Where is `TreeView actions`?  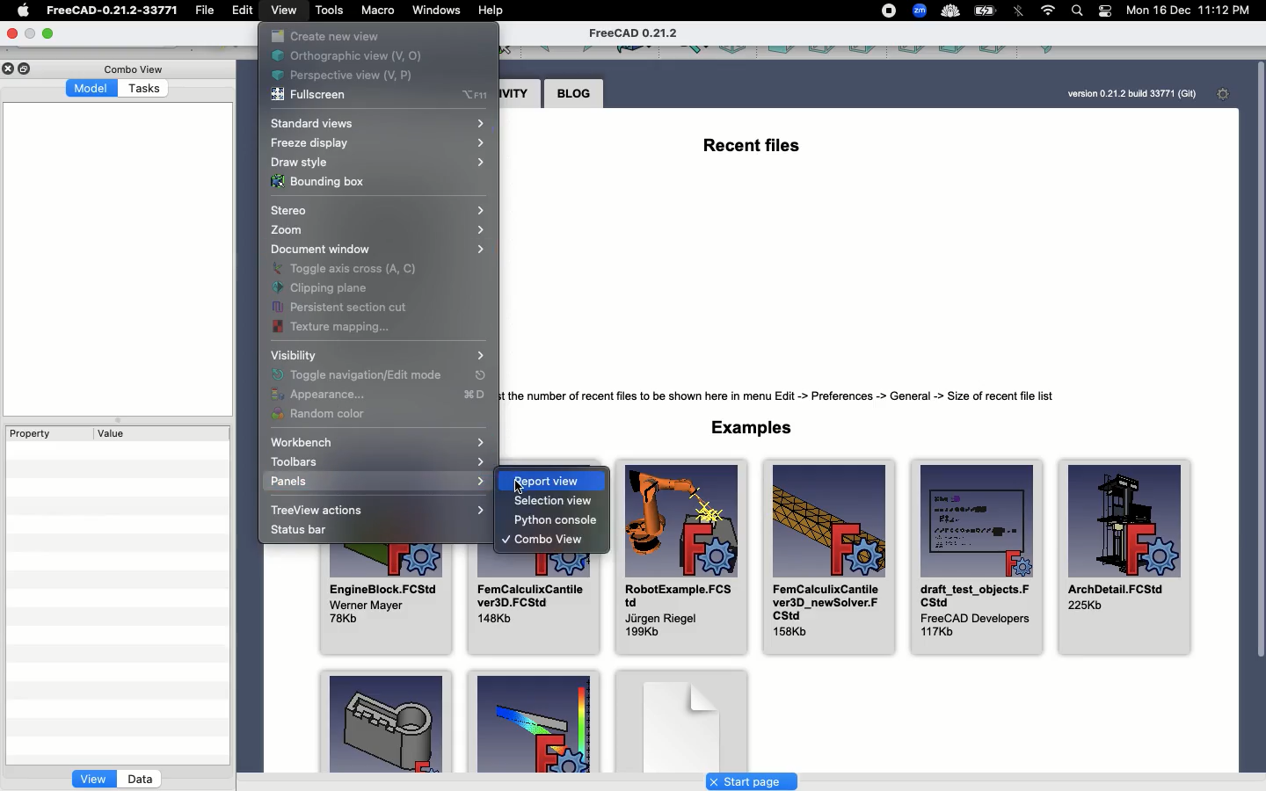
TreeView actions is located at coordinates (377, 511).